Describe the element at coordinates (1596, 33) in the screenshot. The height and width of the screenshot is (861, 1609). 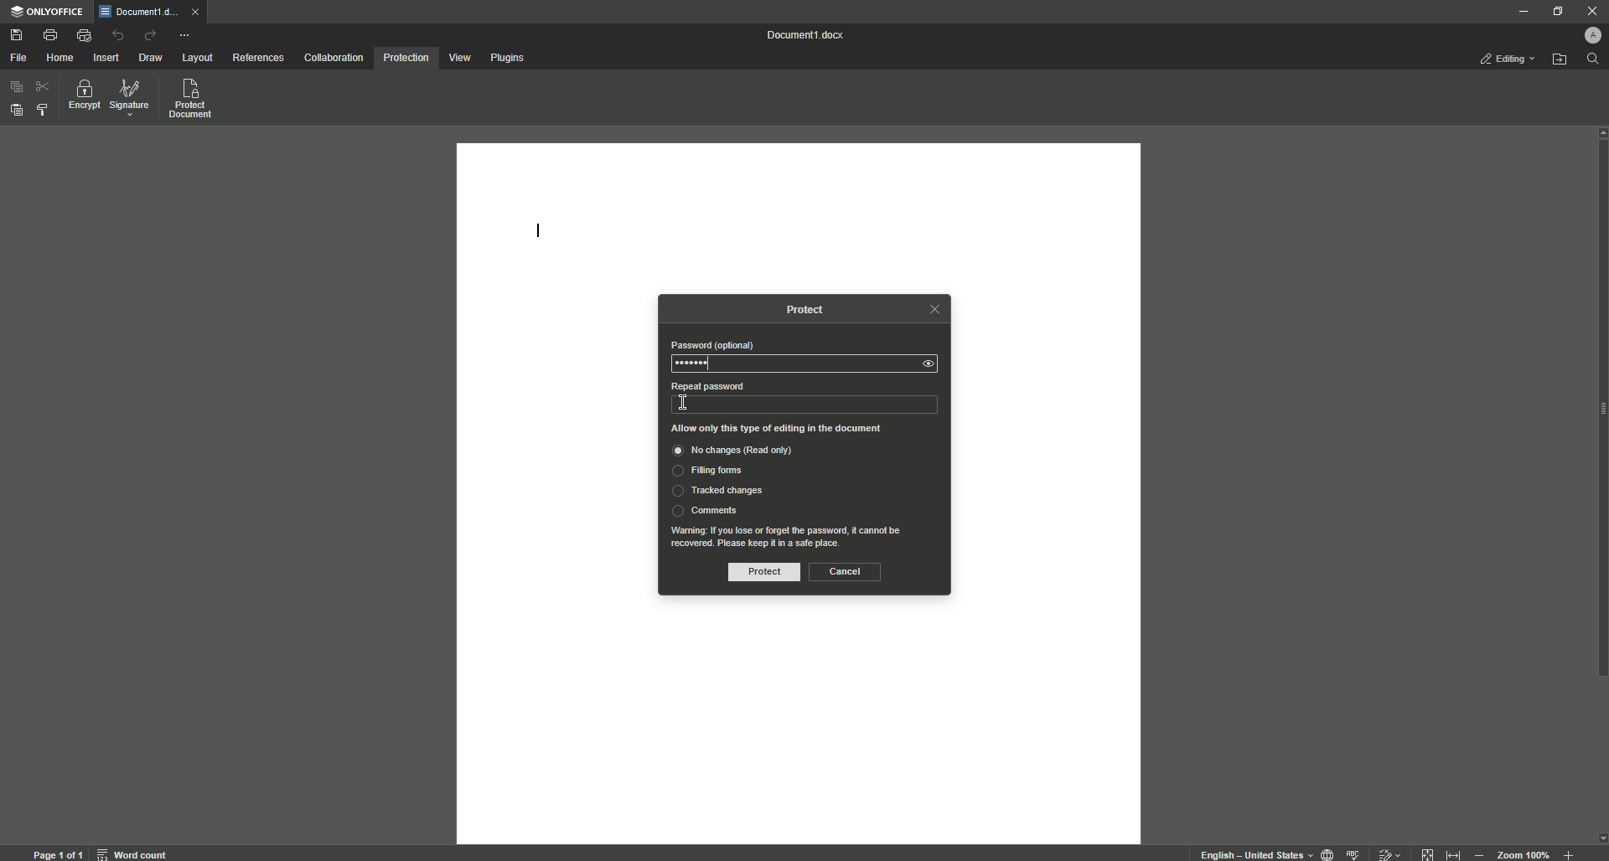
I see `Profile` at that location.